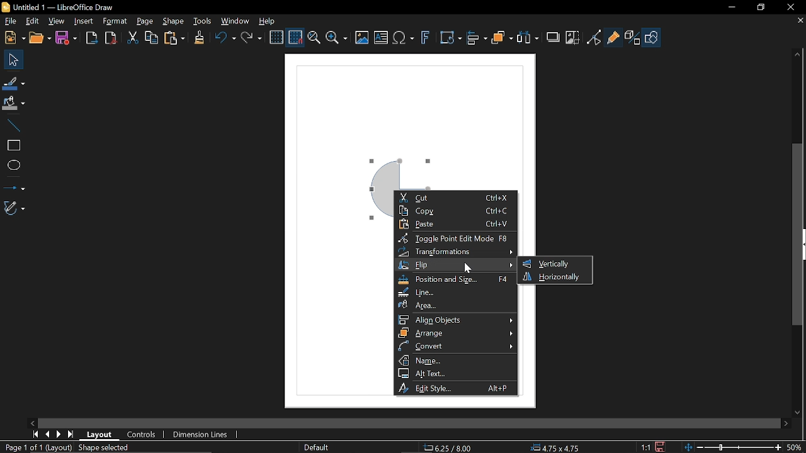 Image resolution: width=806 pixels, height=453 pixels. What do you see at coordinates (47, 433) in the screenshot?
I see `Previous page` at bounding box center [47, 433].